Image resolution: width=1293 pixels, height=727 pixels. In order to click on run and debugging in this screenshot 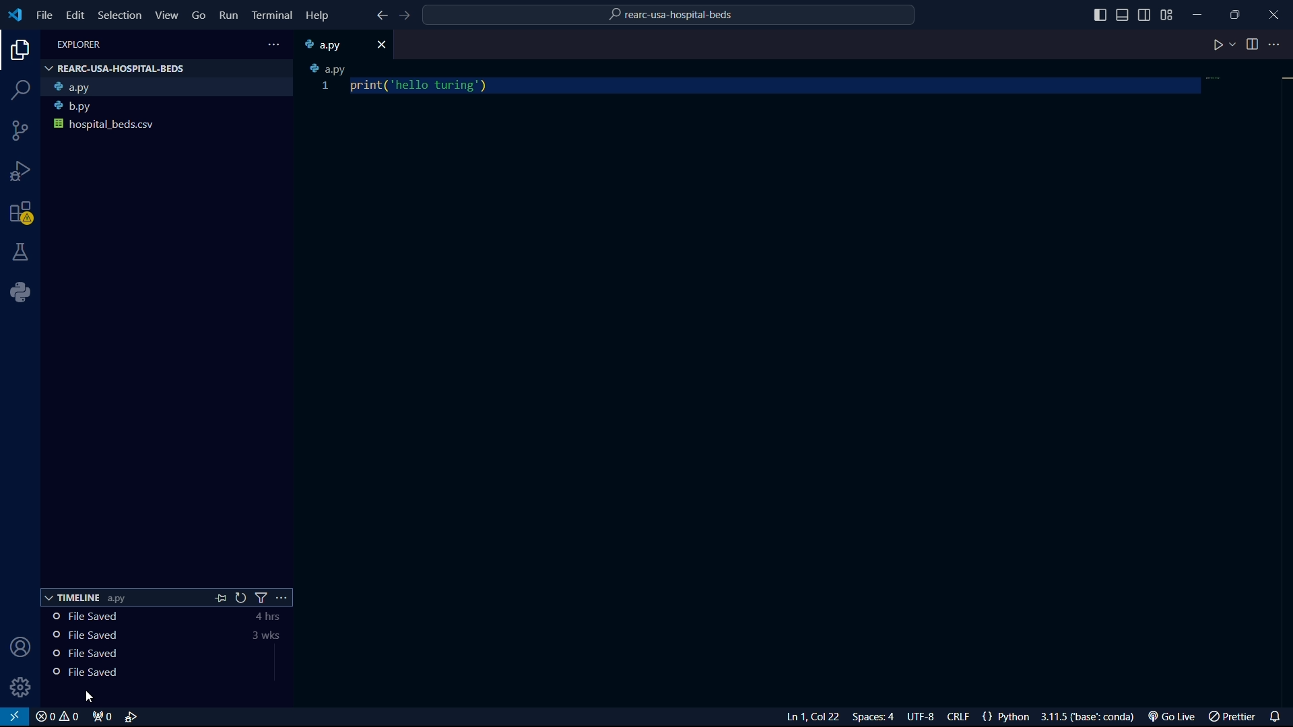, I will do `click(22, 173)`.